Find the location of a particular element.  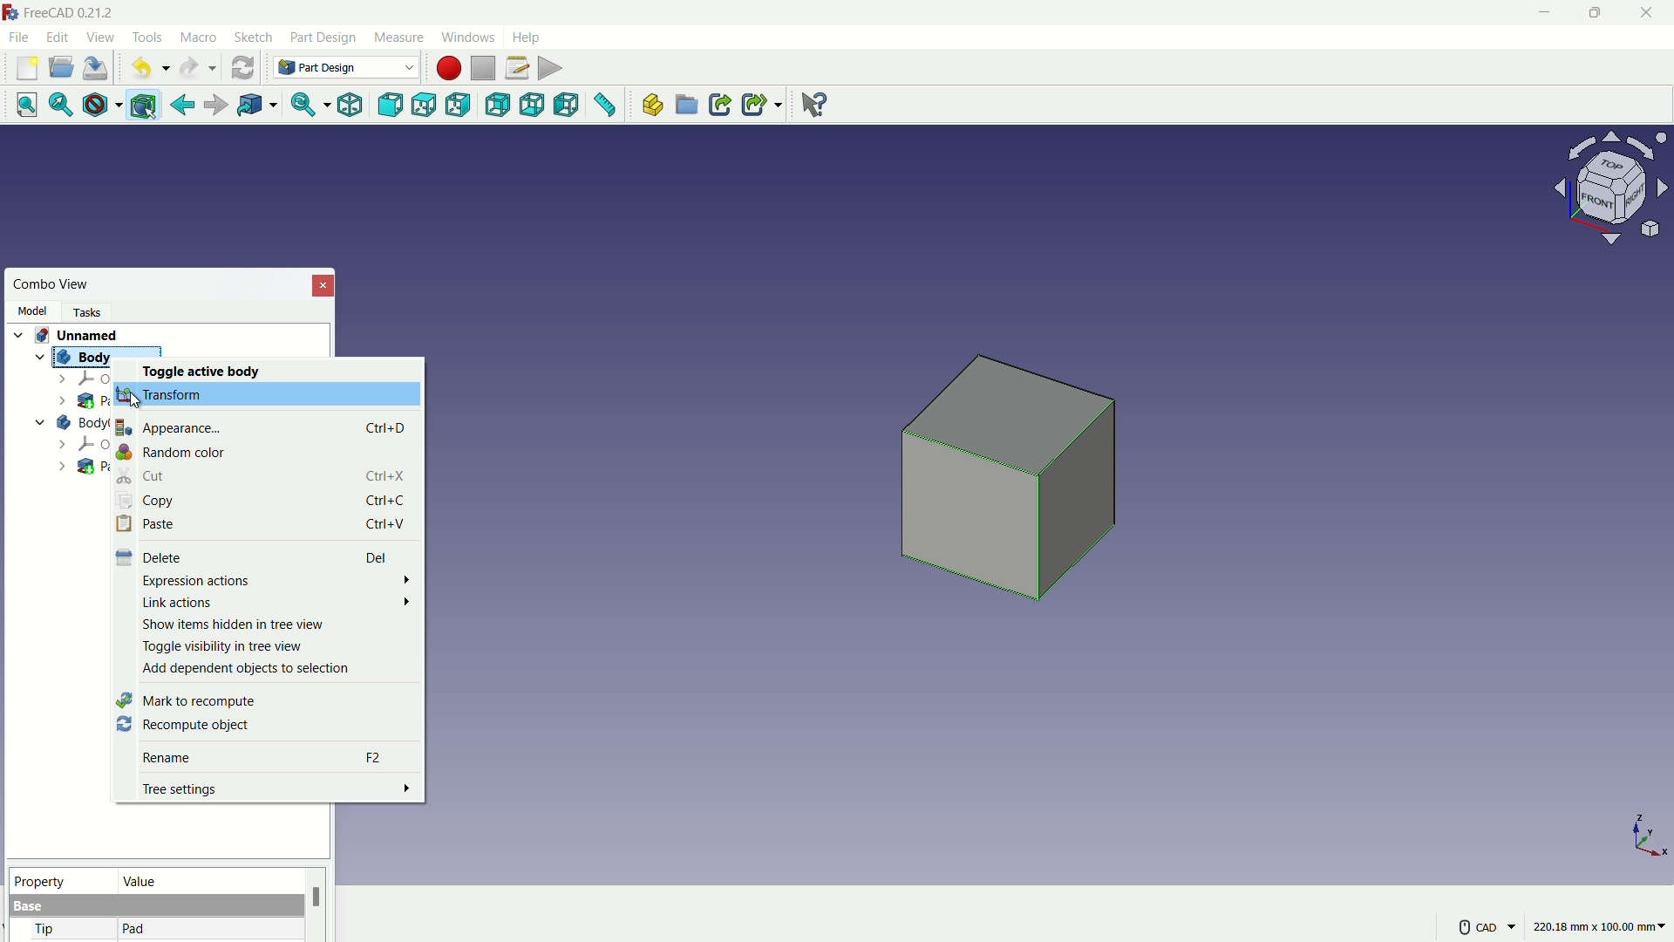

sketch is located at coordinates (254, 38).